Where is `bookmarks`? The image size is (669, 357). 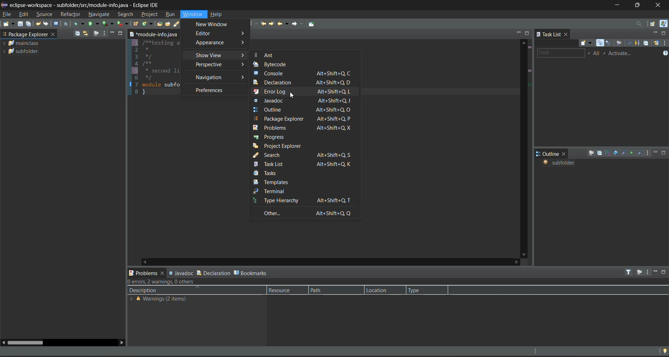
bookmarks is located at coordinates (252, 272).